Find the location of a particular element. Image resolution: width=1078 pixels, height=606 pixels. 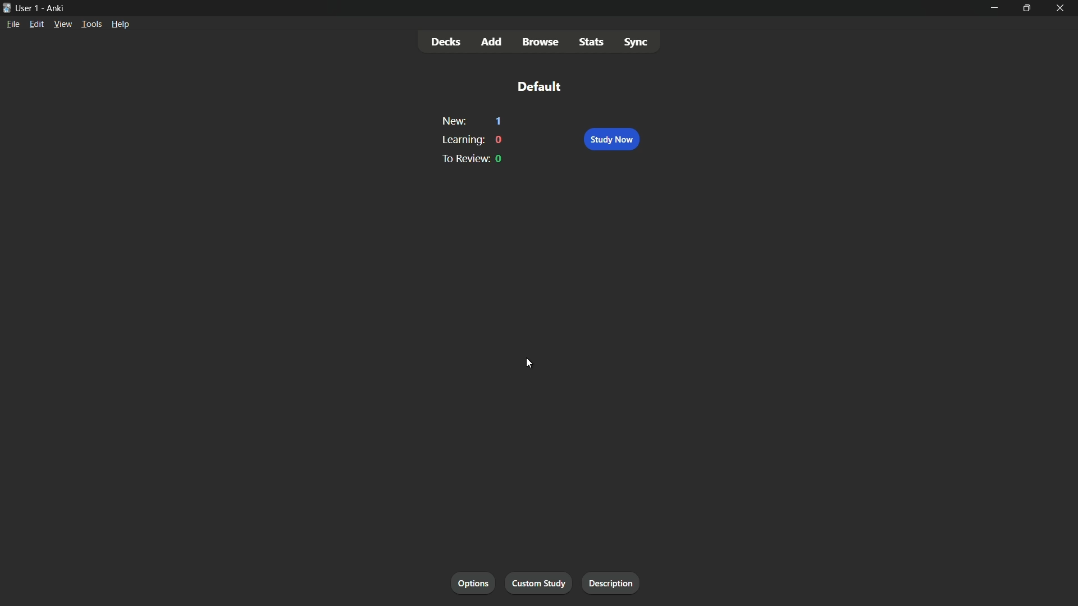

view is located at coordinates (63, 25).